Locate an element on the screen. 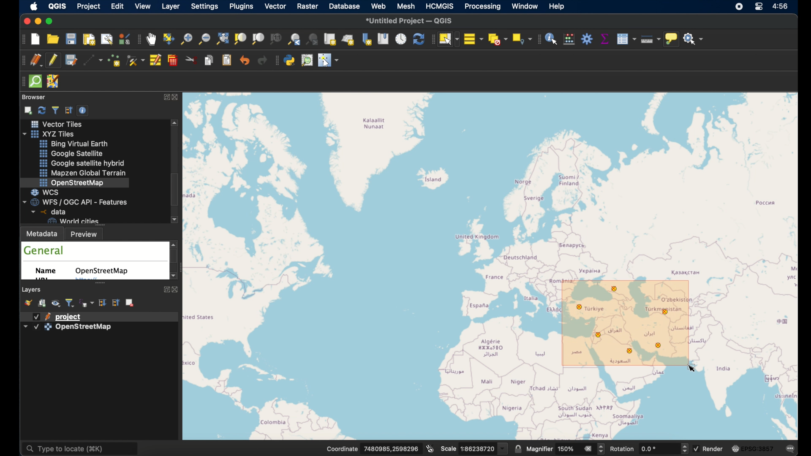 This screenshot has width=811, height=456. select feature by area or single click is located at coordinates (448, 38).